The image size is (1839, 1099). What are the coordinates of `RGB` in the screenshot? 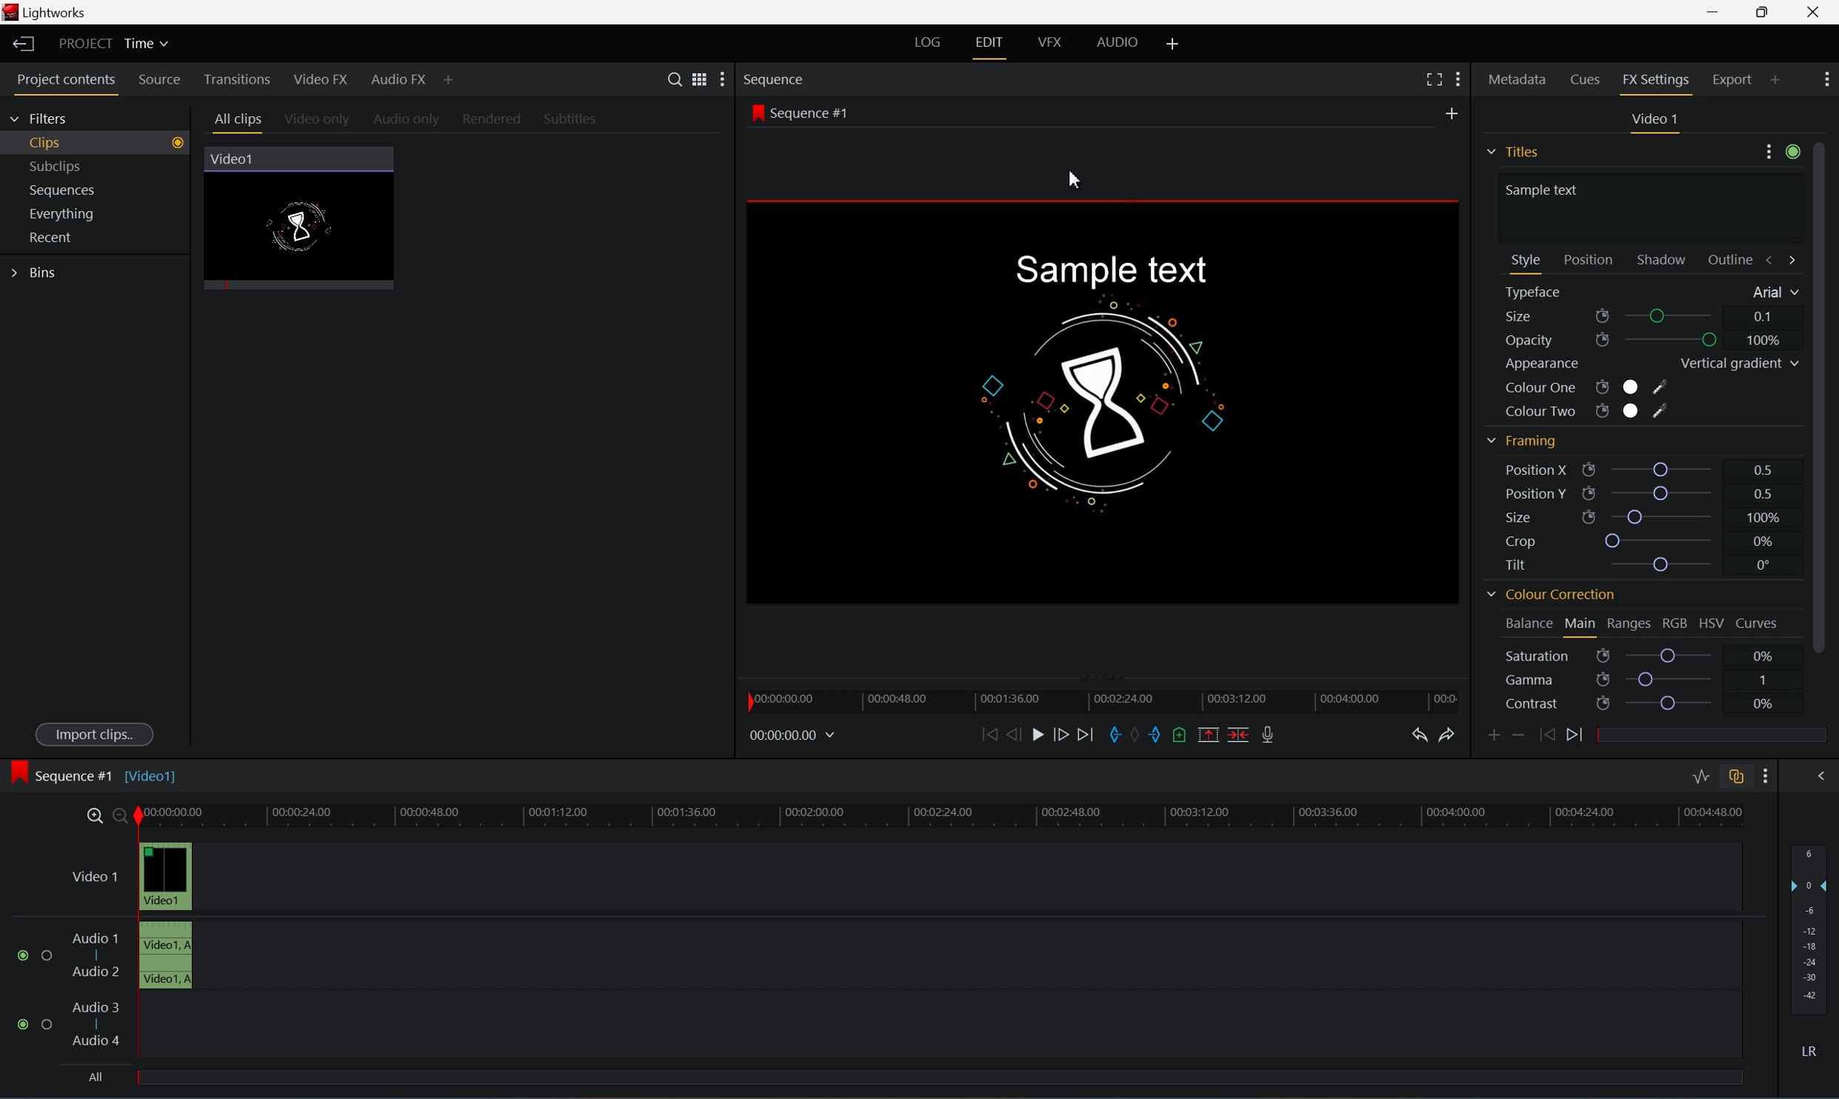 It's located at (1675, 623).